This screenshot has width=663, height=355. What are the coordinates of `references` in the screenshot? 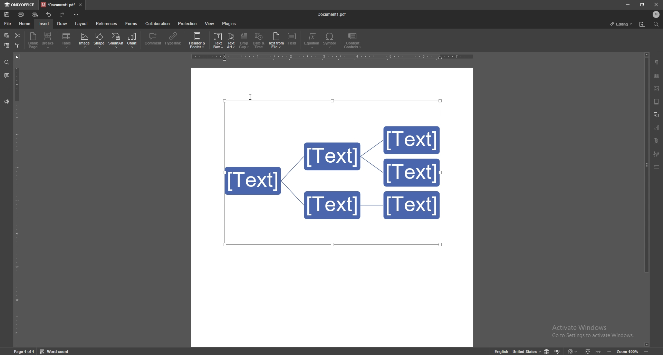 It's located at (106, 24).